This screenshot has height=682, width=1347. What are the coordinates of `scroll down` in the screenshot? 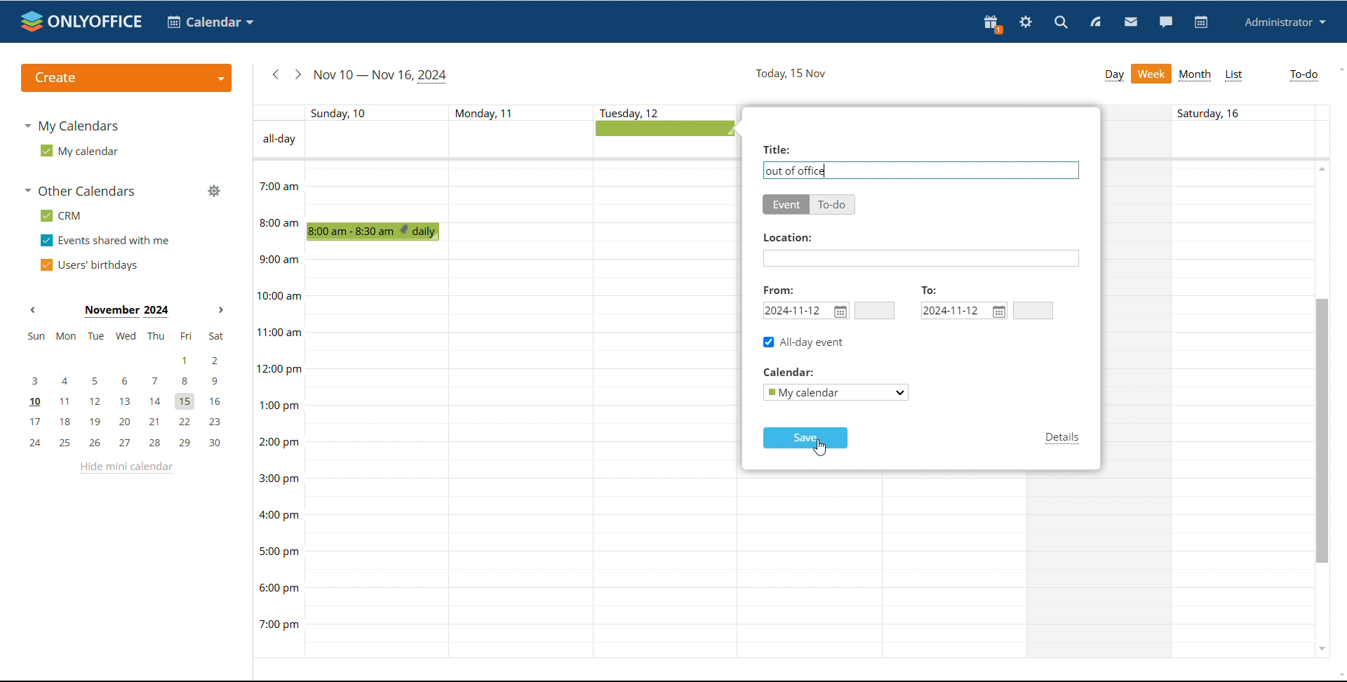 It's located at (1322, 649).